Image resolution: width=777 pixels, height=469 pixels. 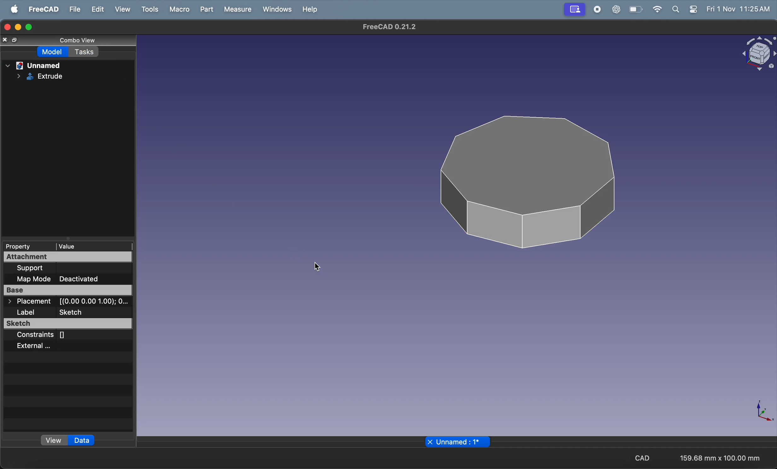 What do you see at coordinates (5, 41) in the screenshot?
I see `close` at bounding box center [5, 41].